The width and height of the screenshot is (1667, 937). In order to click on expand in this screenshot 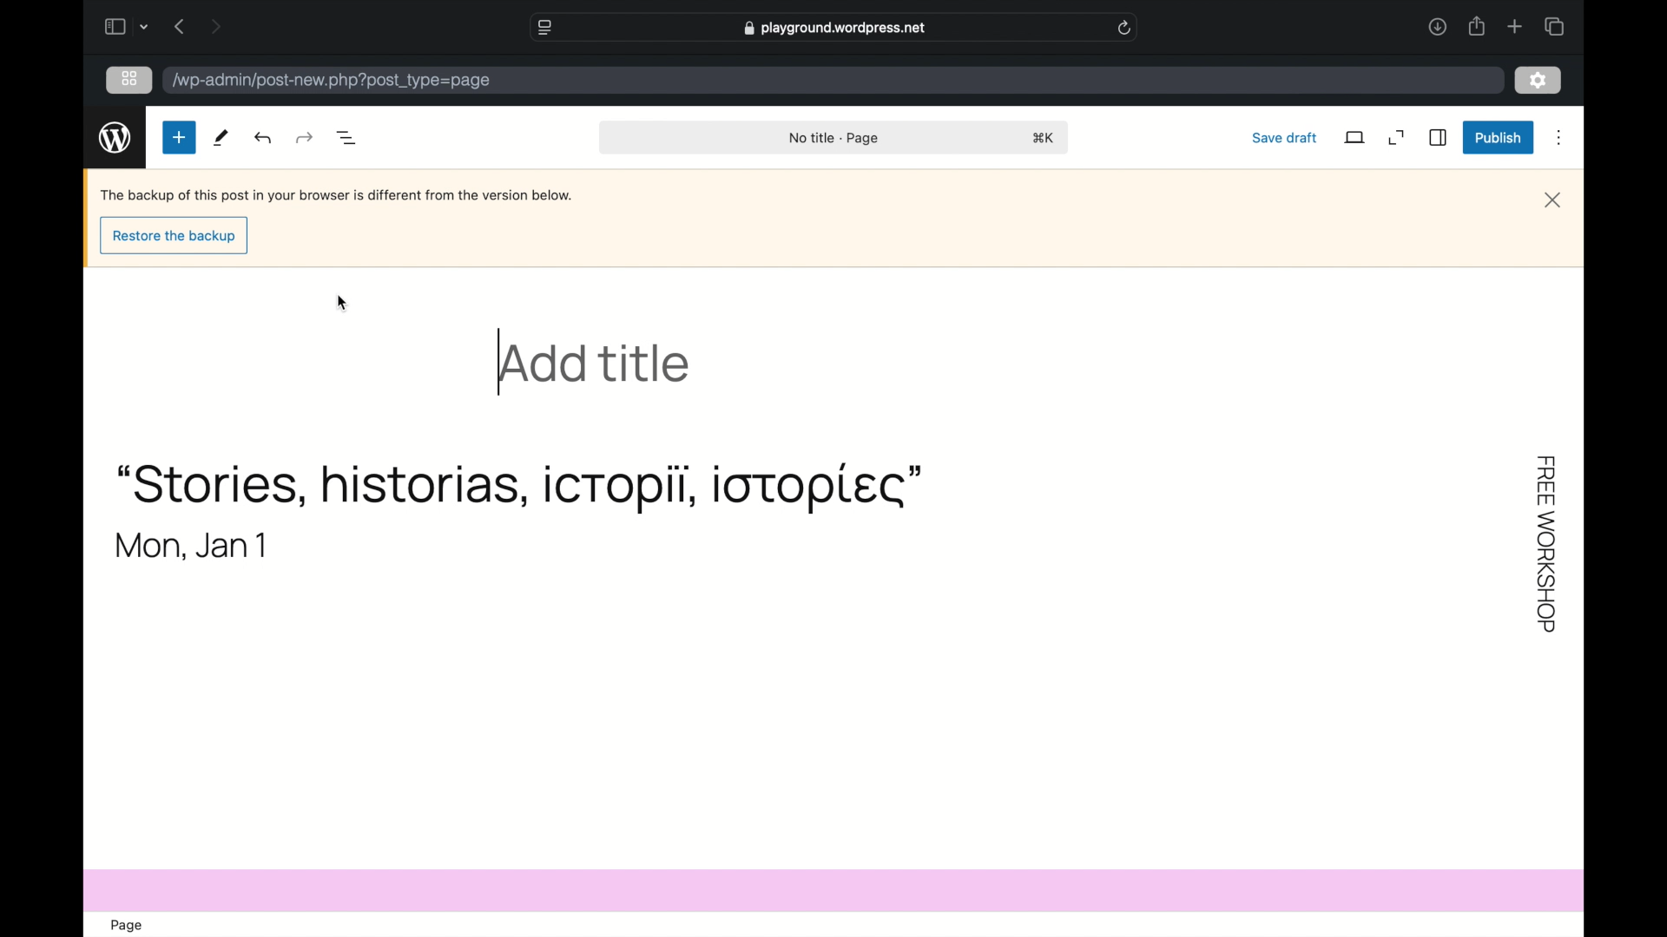, I will do `click(1396, 137)`.